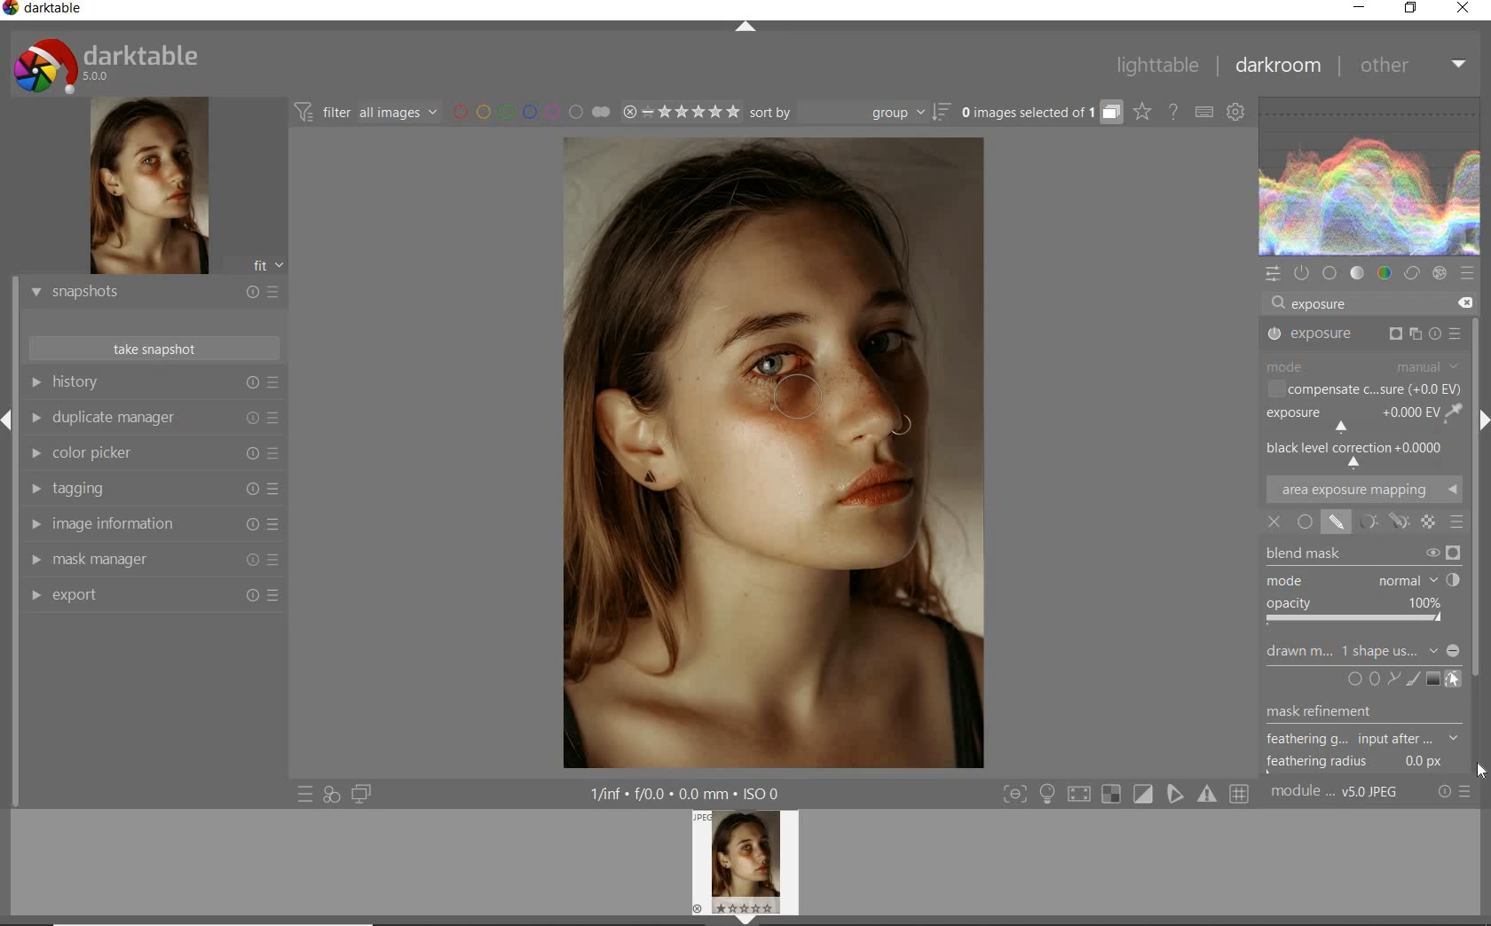 The image size is (1491, 926). I want to click on toggle modes, so click(1126, 796).